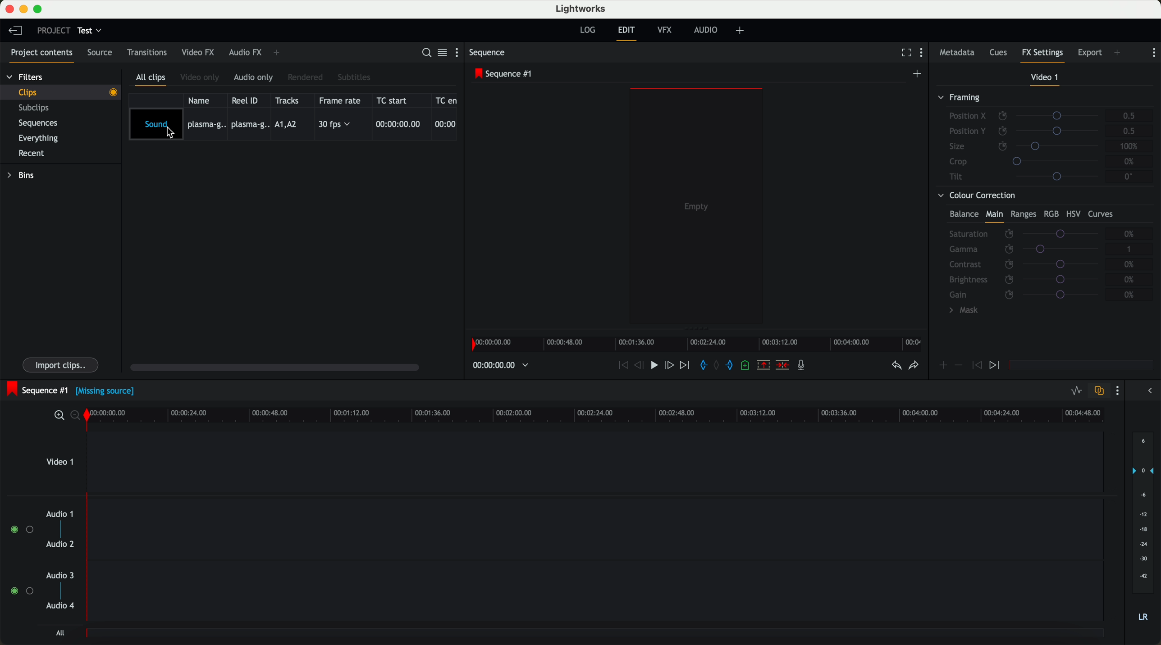 The height and width of the screenshot is (645, 1161). I want to click on nudge one frame foward, so click(671, 365).